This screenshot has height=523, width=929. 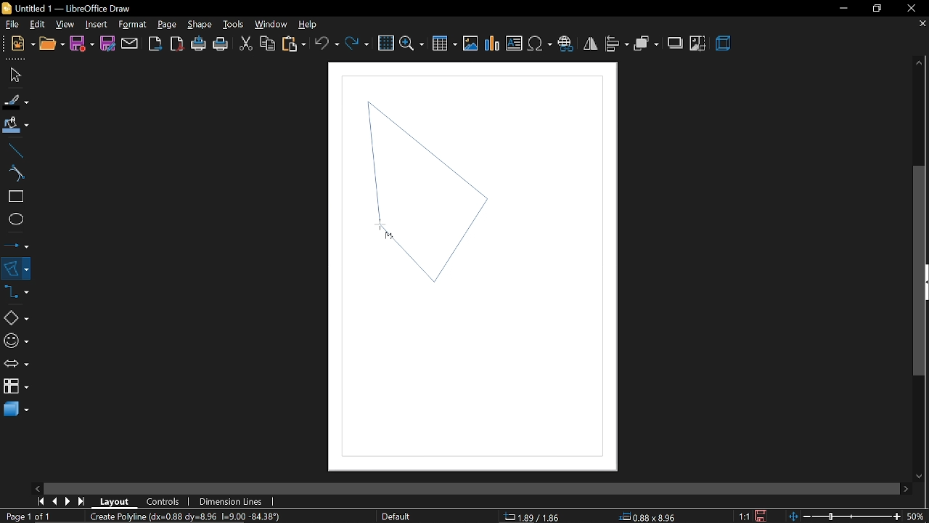 I want to click on shape, so click(x=200, y=27).